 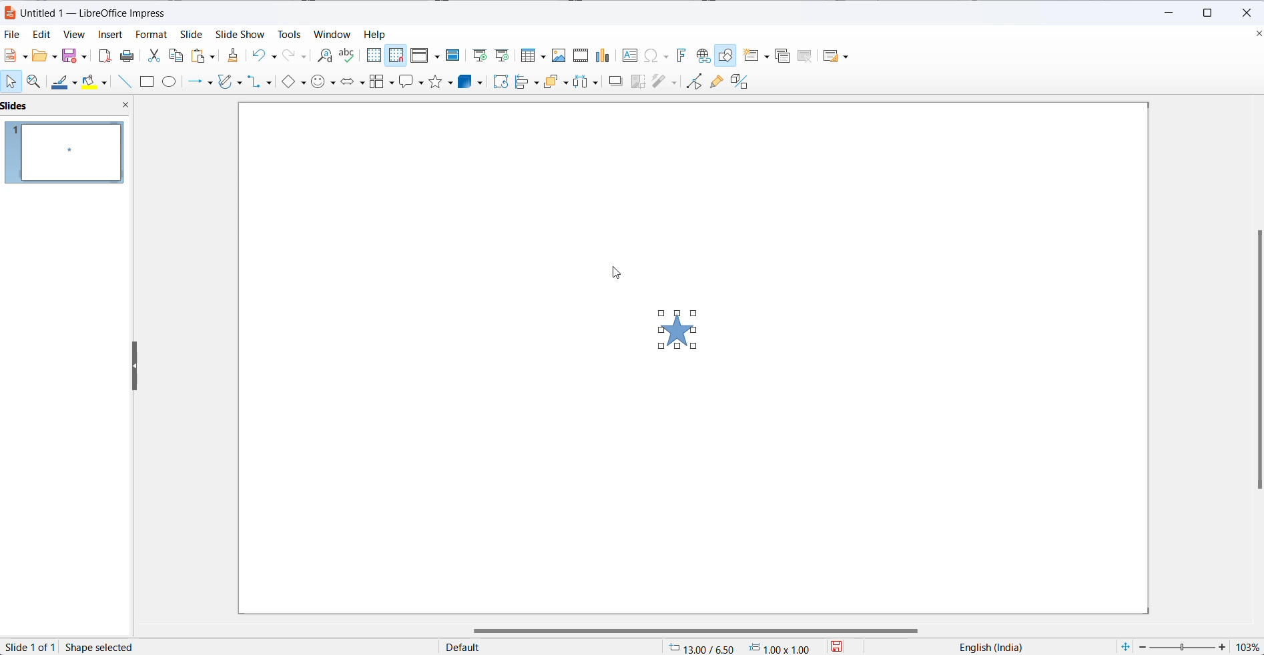 What do you see at coordinates (703, 55) in the screenshot?
I see `insert hyperlink` at bounding box center [703, 55].